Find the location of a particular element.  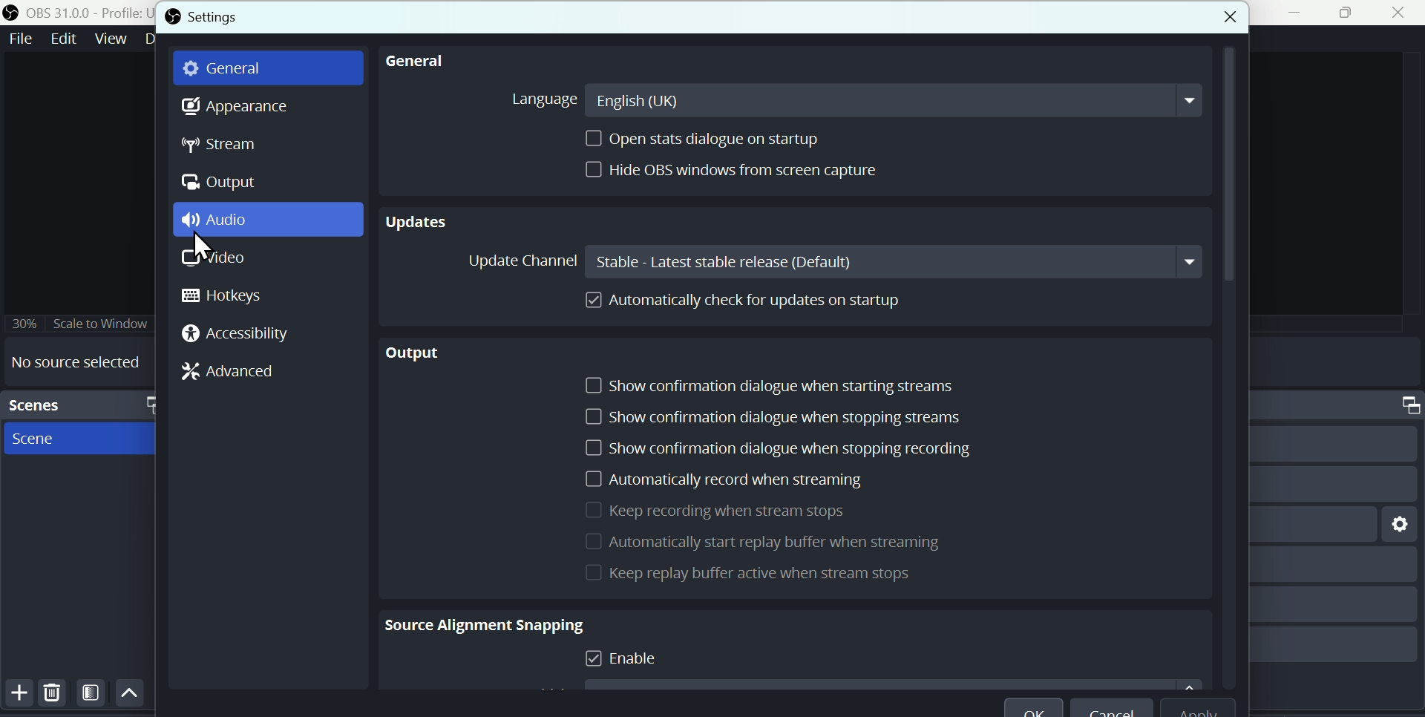

Appearance is located at coordinates (237, 108).